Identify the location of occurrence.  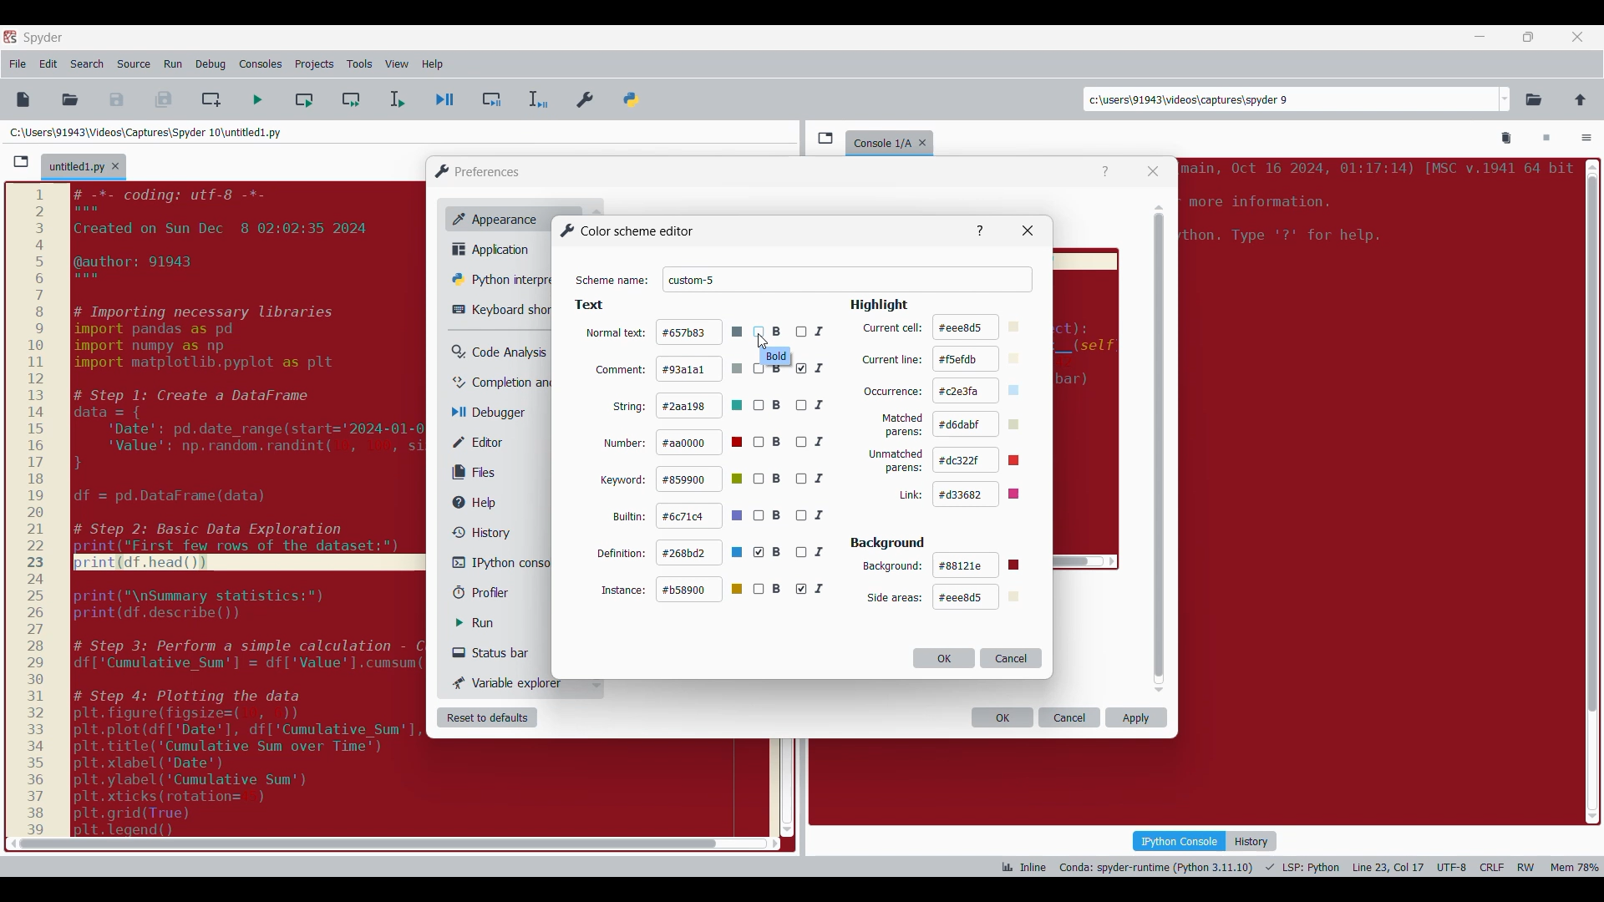
(893, 393).